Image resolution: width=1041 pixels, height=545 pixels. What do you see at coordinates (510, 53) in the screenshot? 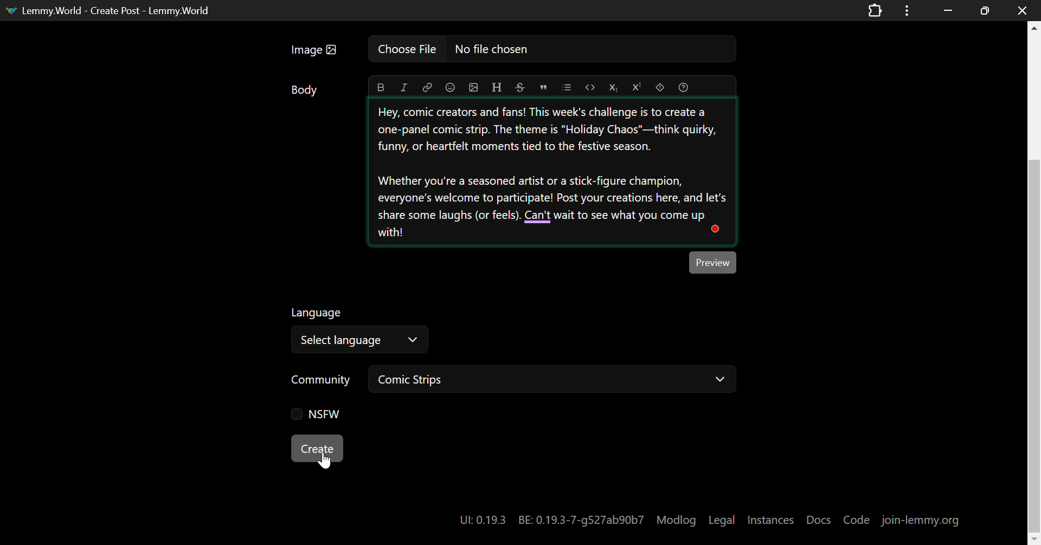
I see `Image: No file chosen` at bounding box center [510, 53].